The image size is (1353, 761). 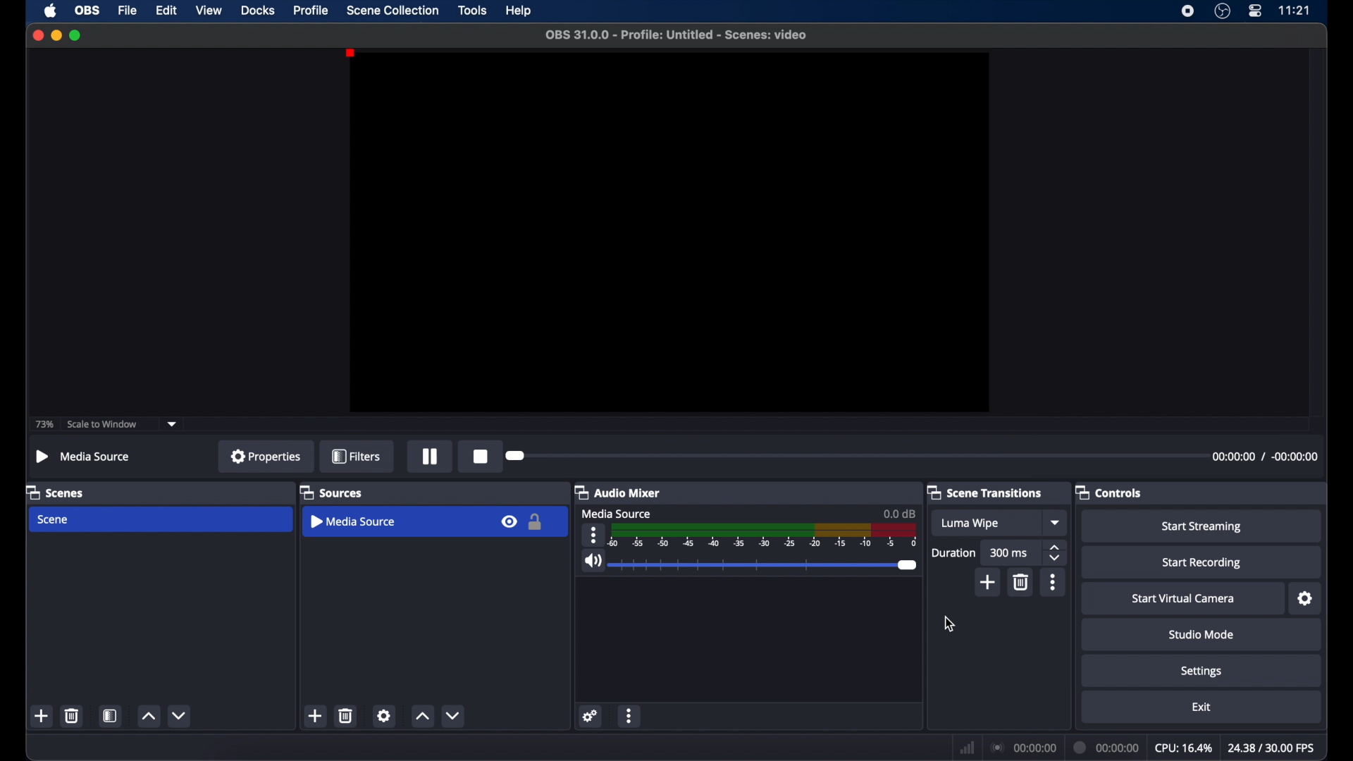 What do you see at coordinates (766, 537) in the screenshot?
I see `timeline` at bounding box center [766, 537].